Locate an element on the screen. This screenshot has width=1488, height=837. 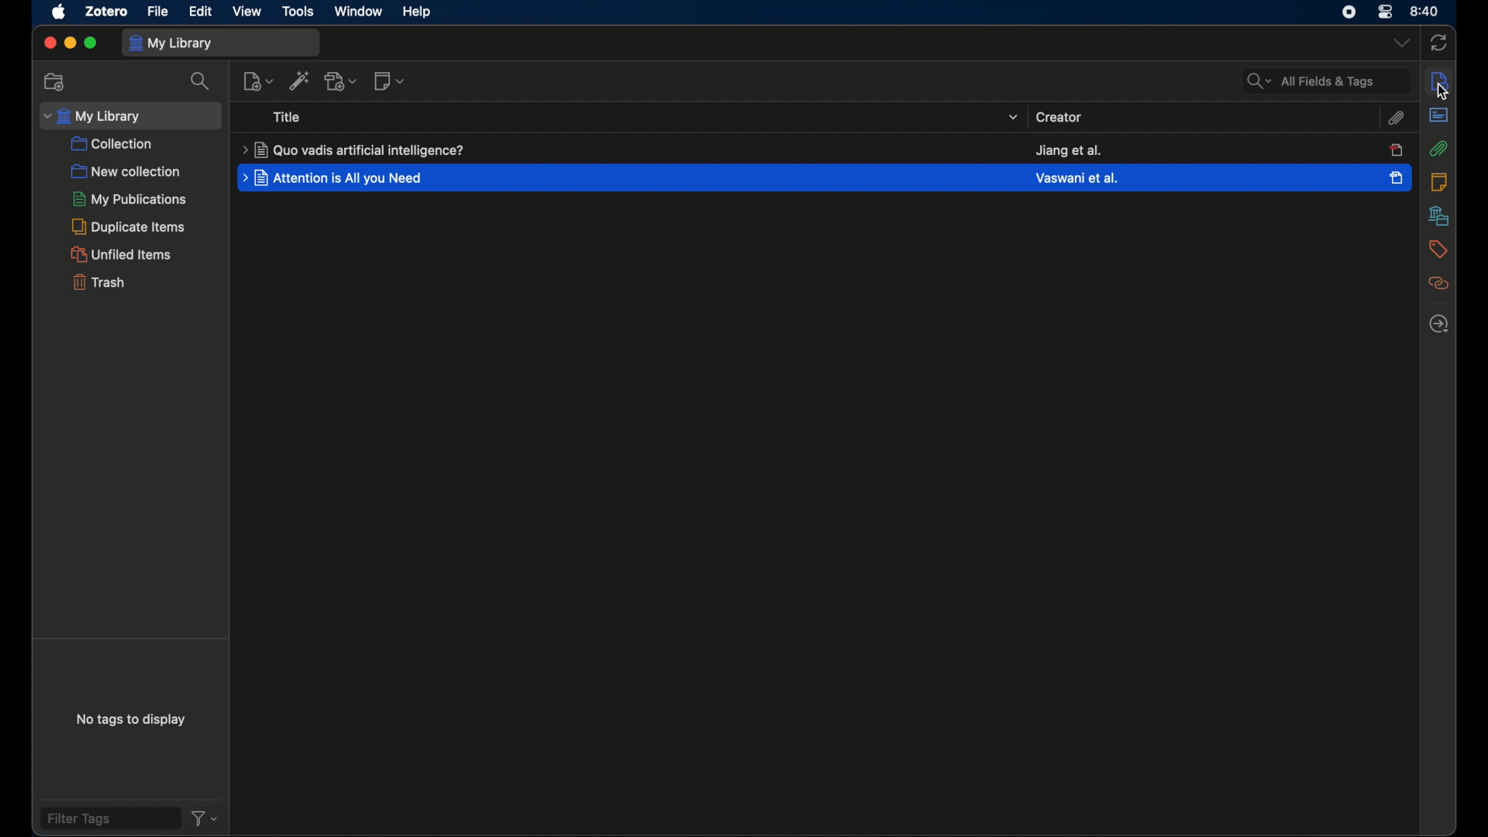
view is located at coordinates (248, 12).